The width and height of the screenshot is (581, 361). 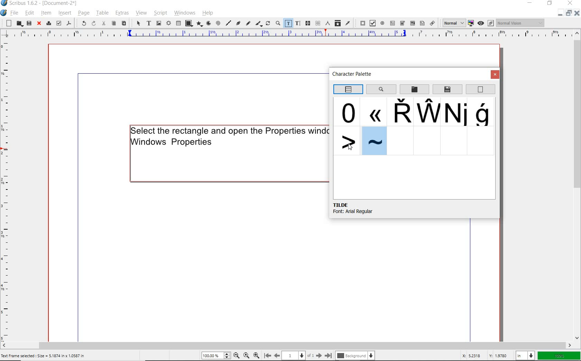 What do you see at coordinates (114, 24) in the screenshot?
I see `copy` at bounding box center [114, 24].